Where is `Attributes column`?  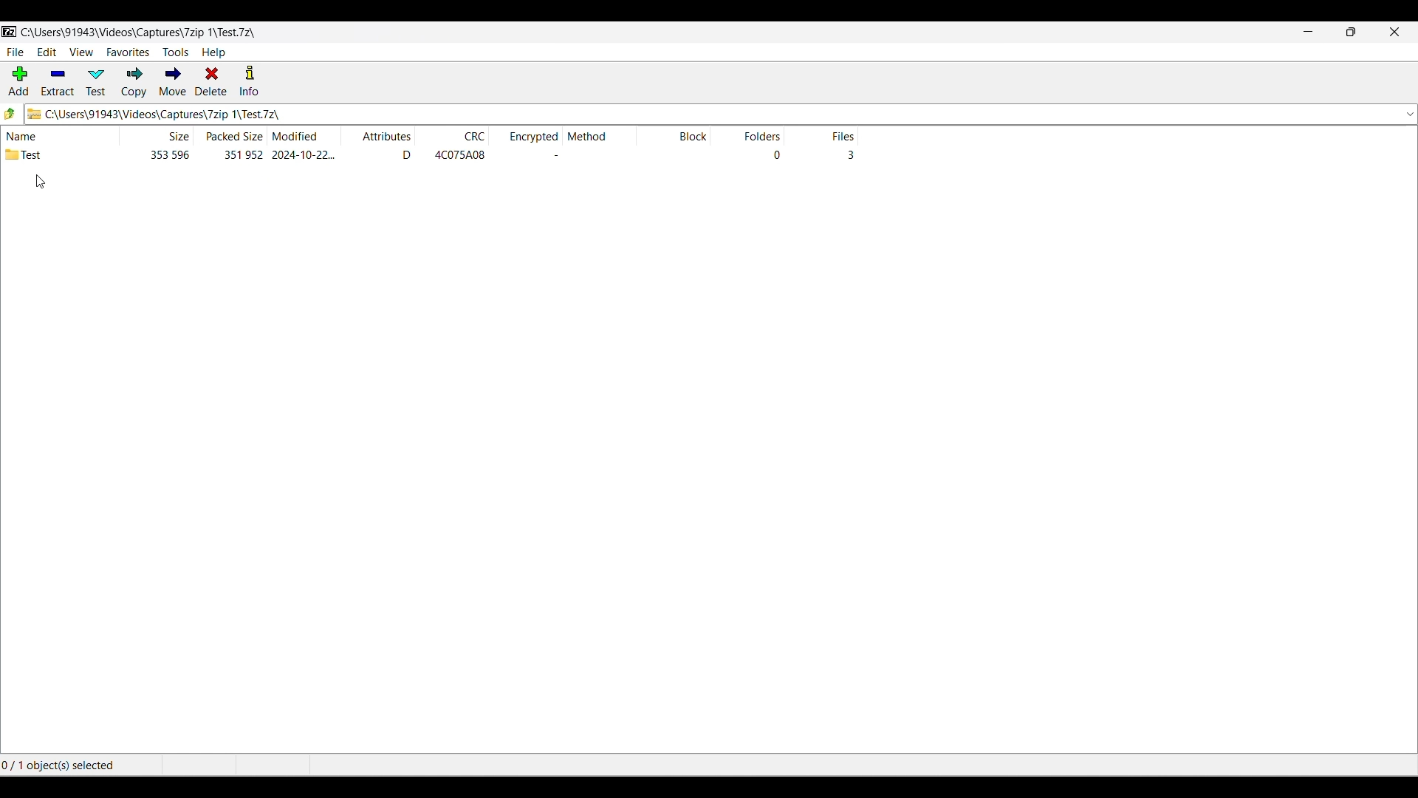 Attributes column is located at coordinates (383, 135).